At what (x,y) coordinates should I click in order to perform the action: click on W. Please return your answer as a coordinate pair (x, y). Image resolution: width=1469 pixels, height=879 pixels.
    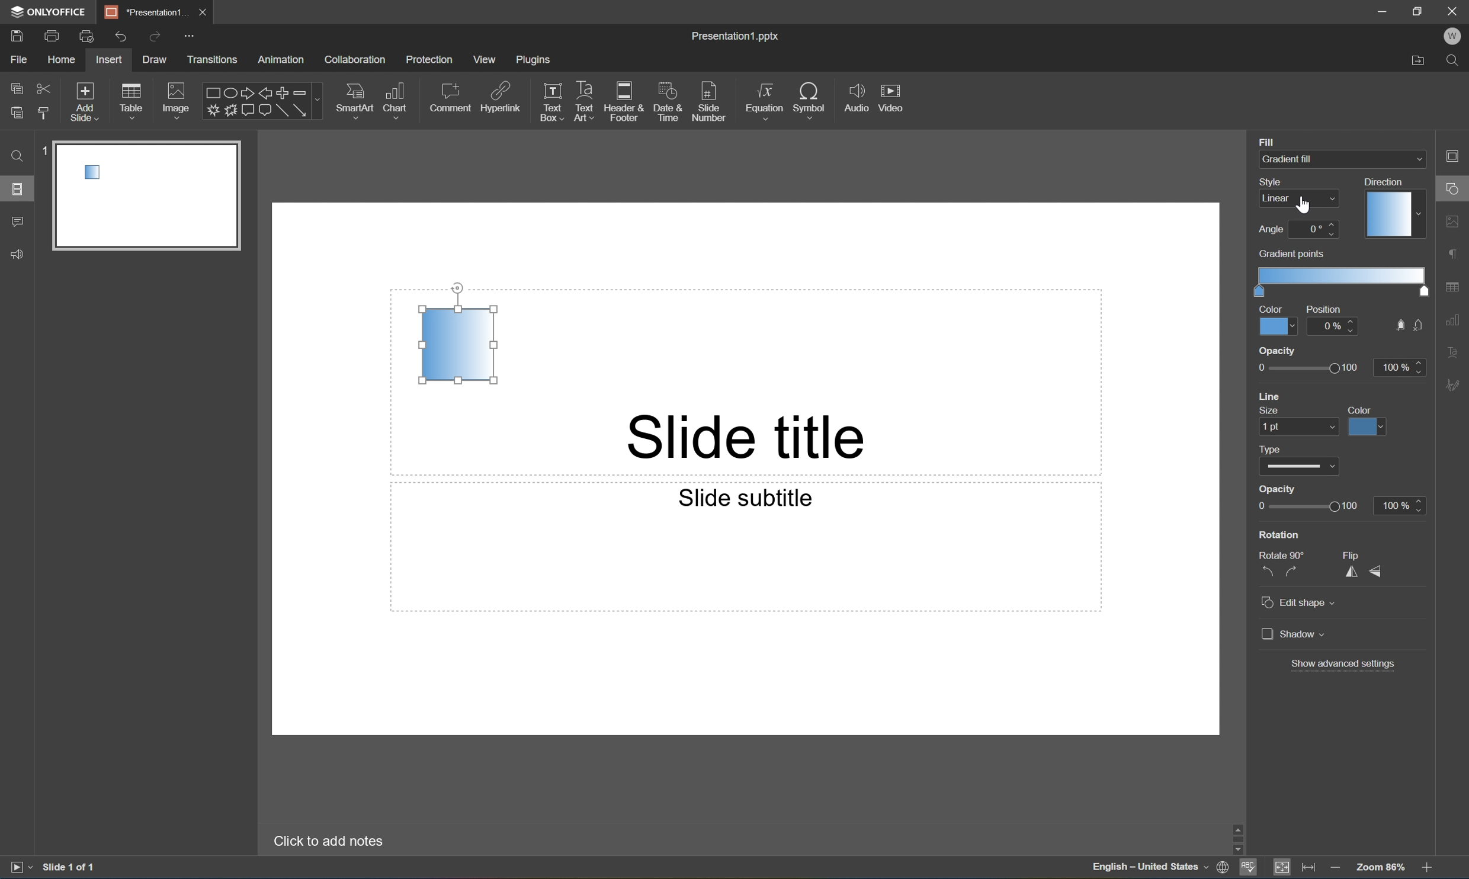
    Looking at the image, I should click on (1452, 36).